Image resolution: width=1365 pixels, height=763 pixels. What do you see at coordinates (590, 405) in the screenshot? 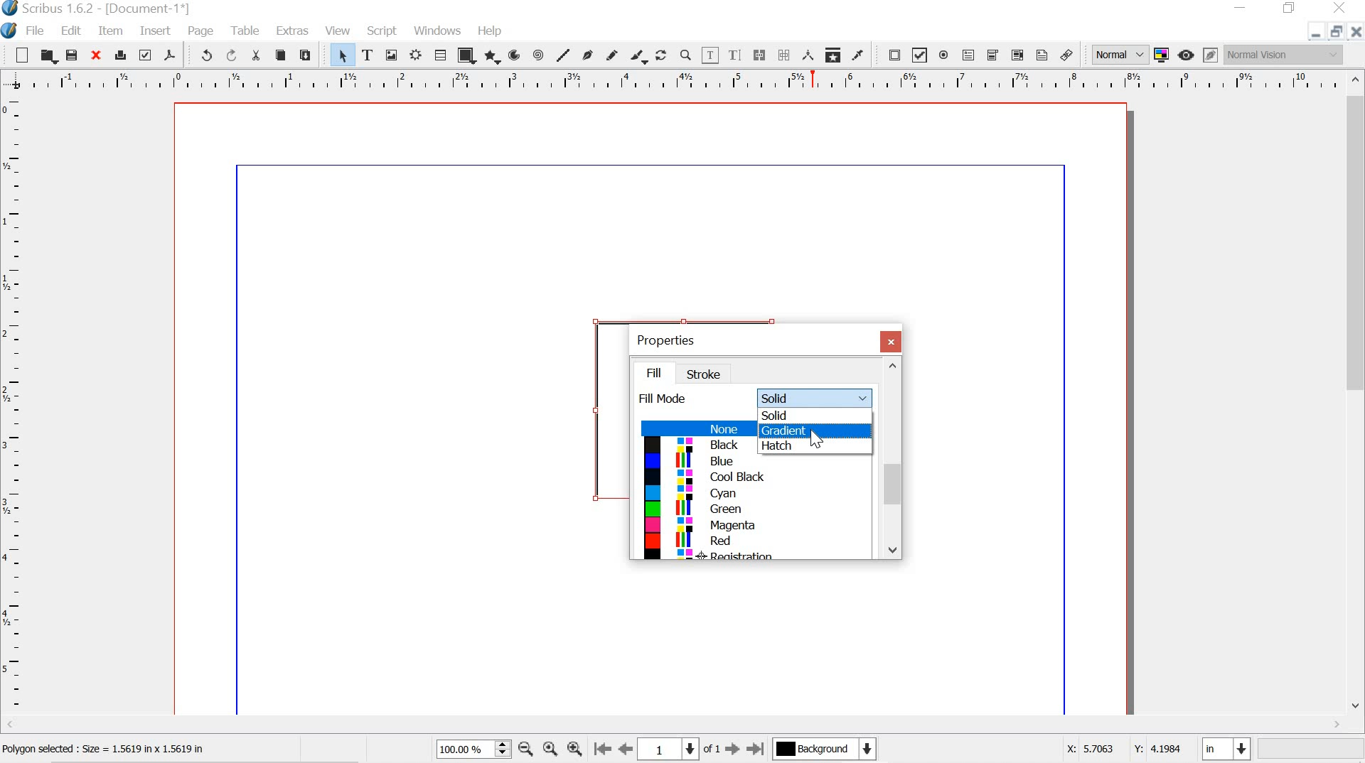
I see `selected shape` at bounding box center [590, 405].